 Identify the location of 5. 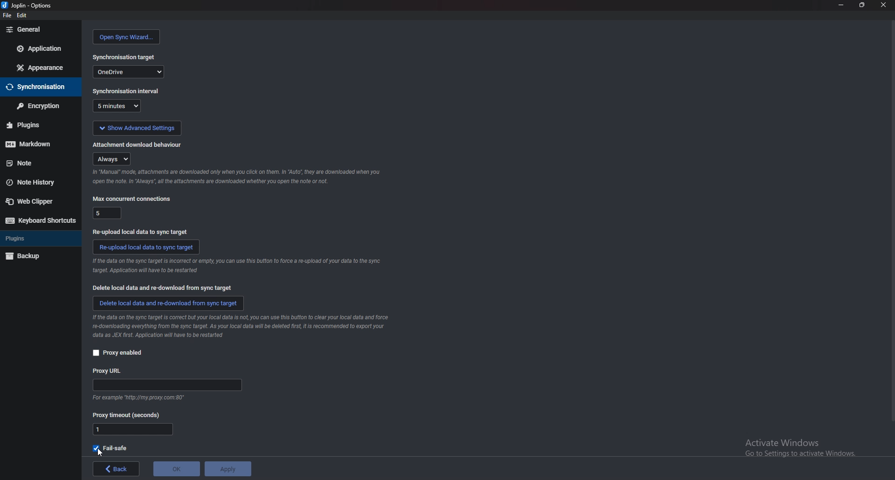
(106, 213).